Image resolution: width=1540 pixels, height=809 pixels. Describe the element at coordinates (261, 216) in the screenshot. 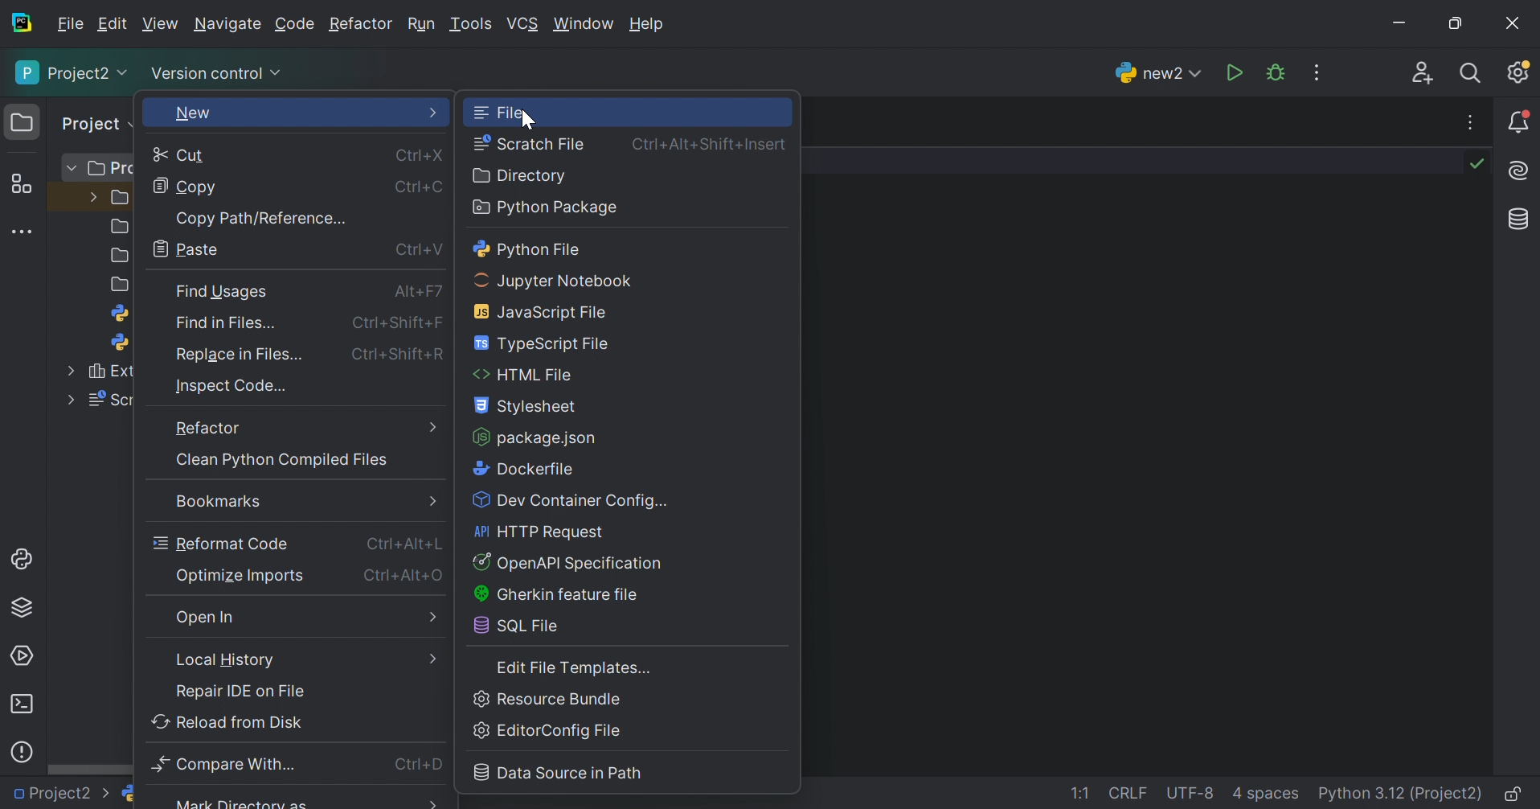

I see `Copy path/reference...` at that location.